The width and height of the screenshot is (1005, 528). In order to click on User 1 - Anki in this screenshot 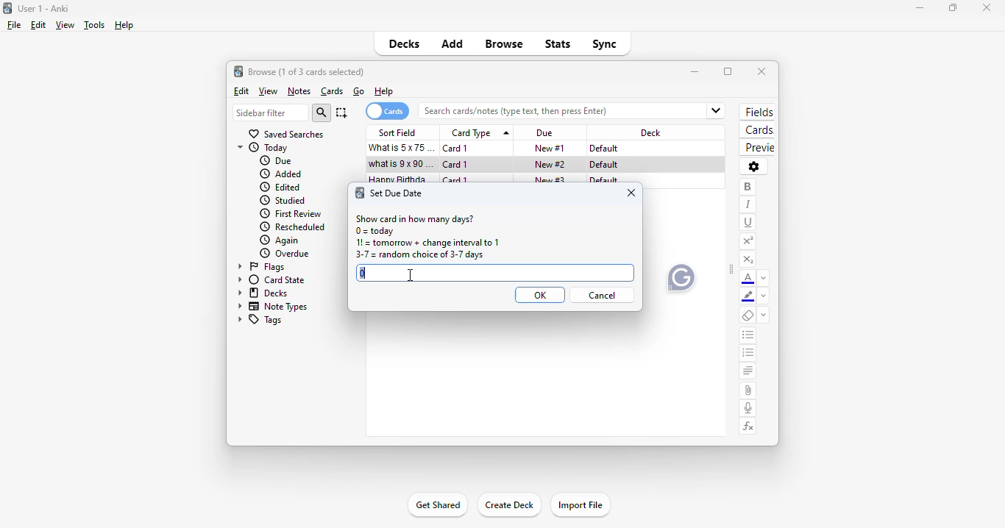, I will do `click(43, 8)`.